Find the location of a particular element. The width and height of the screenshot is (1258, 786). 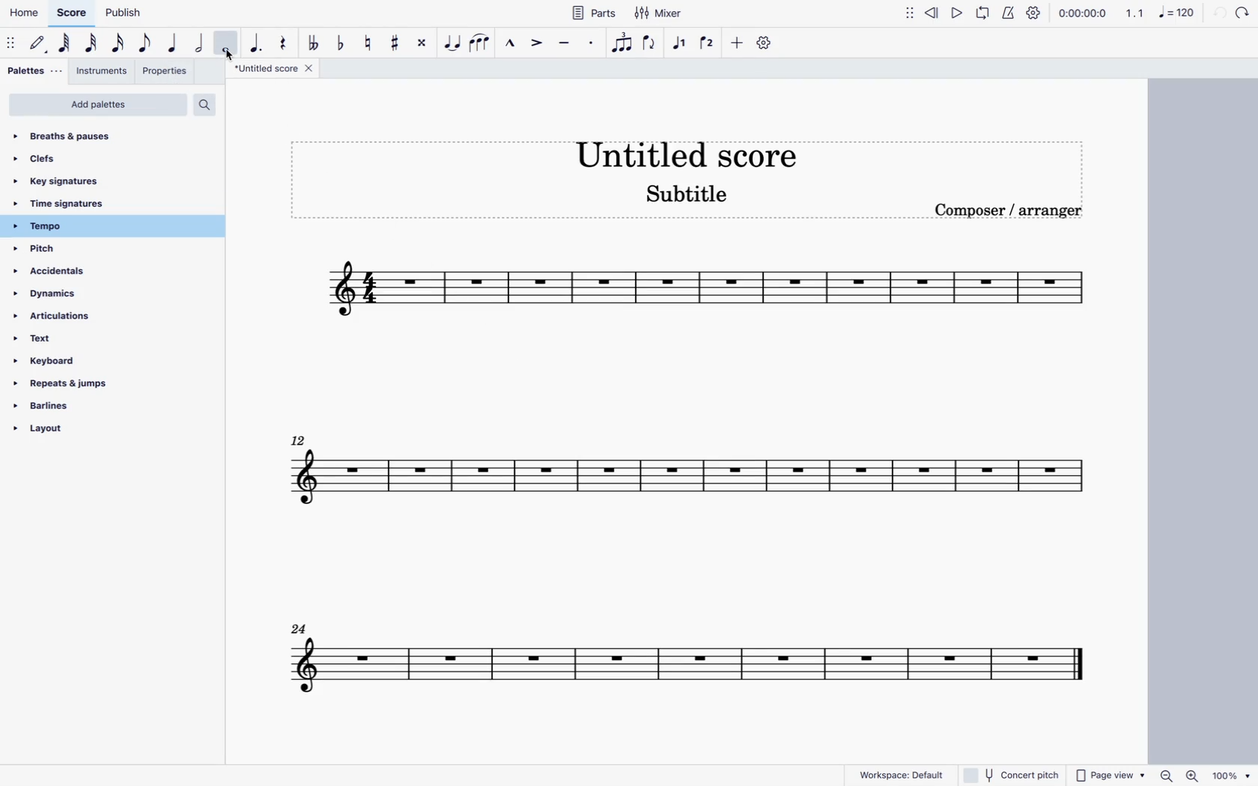

move is located at coordinates (909, 14).